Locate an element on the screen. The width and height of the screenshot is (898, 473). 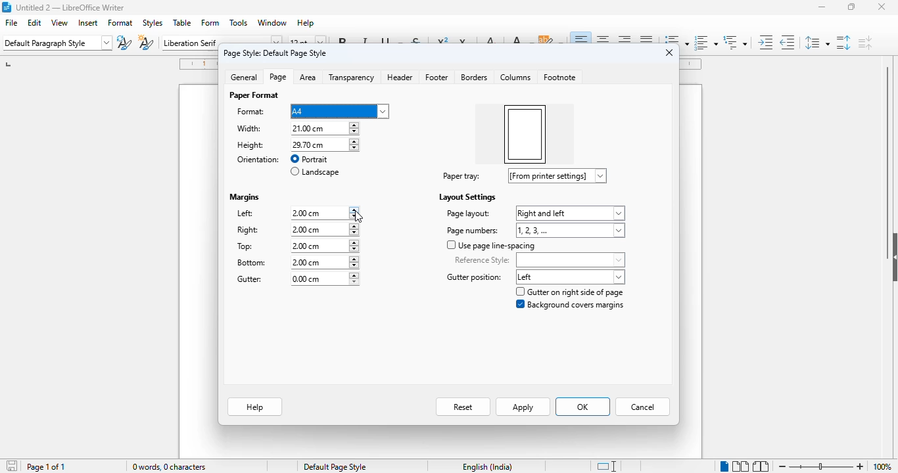
left margin input box is located at coordinates (310, 212).